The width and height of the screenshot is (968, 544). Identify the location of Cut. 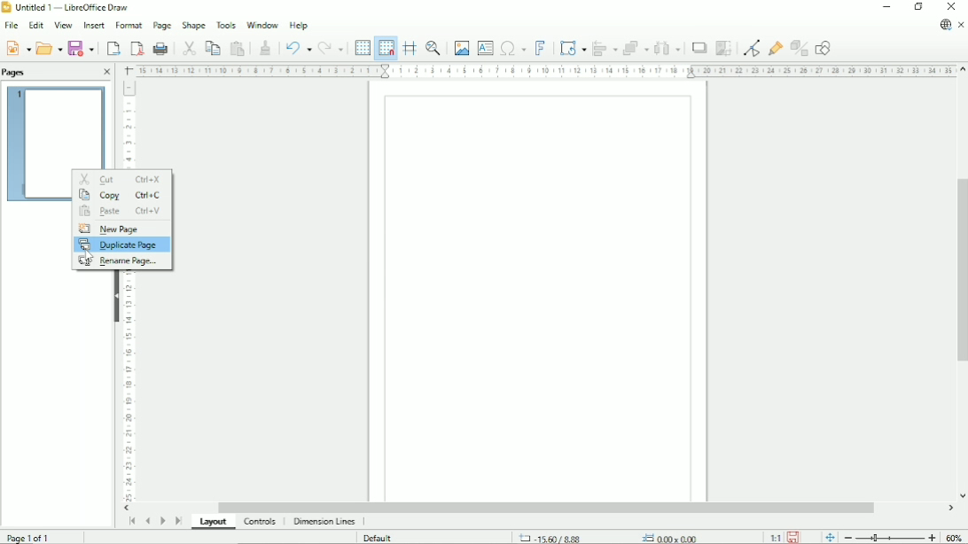
(188, 47).